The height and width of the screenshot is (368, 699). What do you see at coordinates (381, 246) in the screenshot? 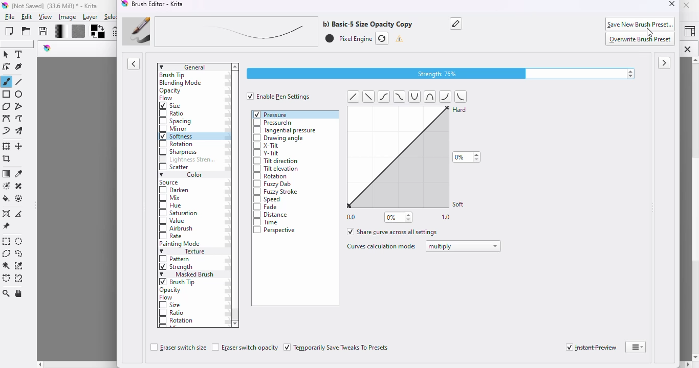
I see `curves calculation mode` at bounding box center [381, 246].